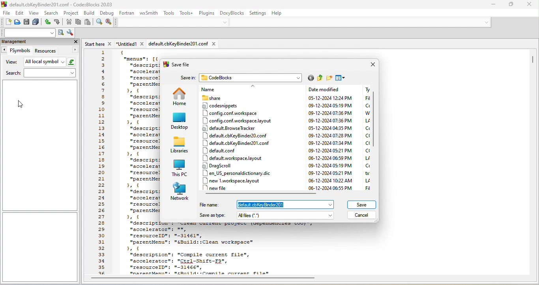  I want to click on cut, so click(68, 22).